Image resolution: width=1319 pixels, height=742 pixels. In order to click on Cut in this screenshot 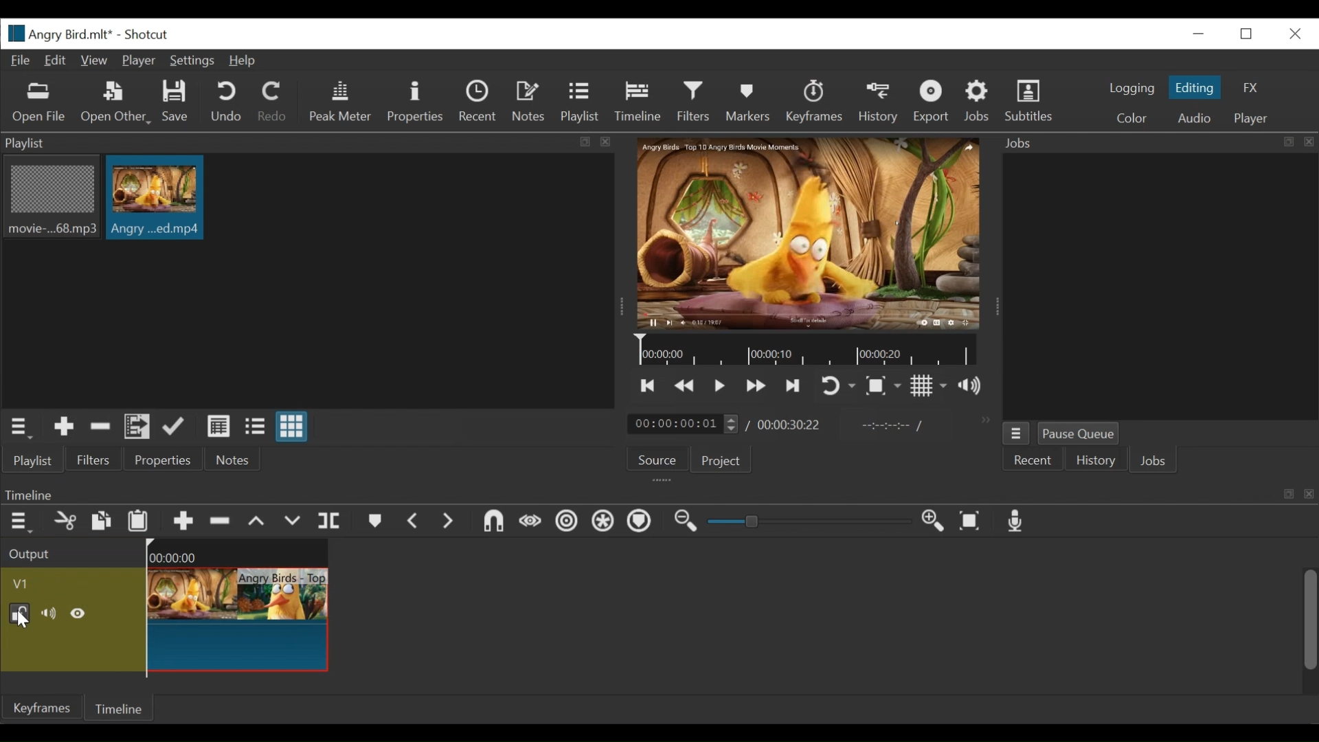, I will do `click(64, 522)`.